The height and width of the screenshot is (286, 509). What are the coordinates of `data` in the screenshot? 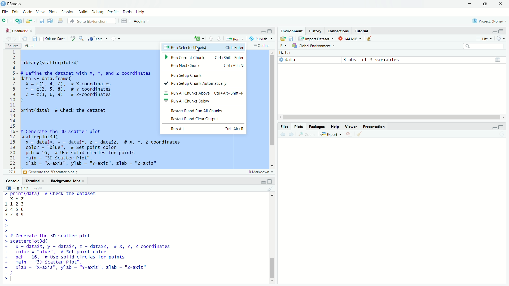 It's located at (292, 60).